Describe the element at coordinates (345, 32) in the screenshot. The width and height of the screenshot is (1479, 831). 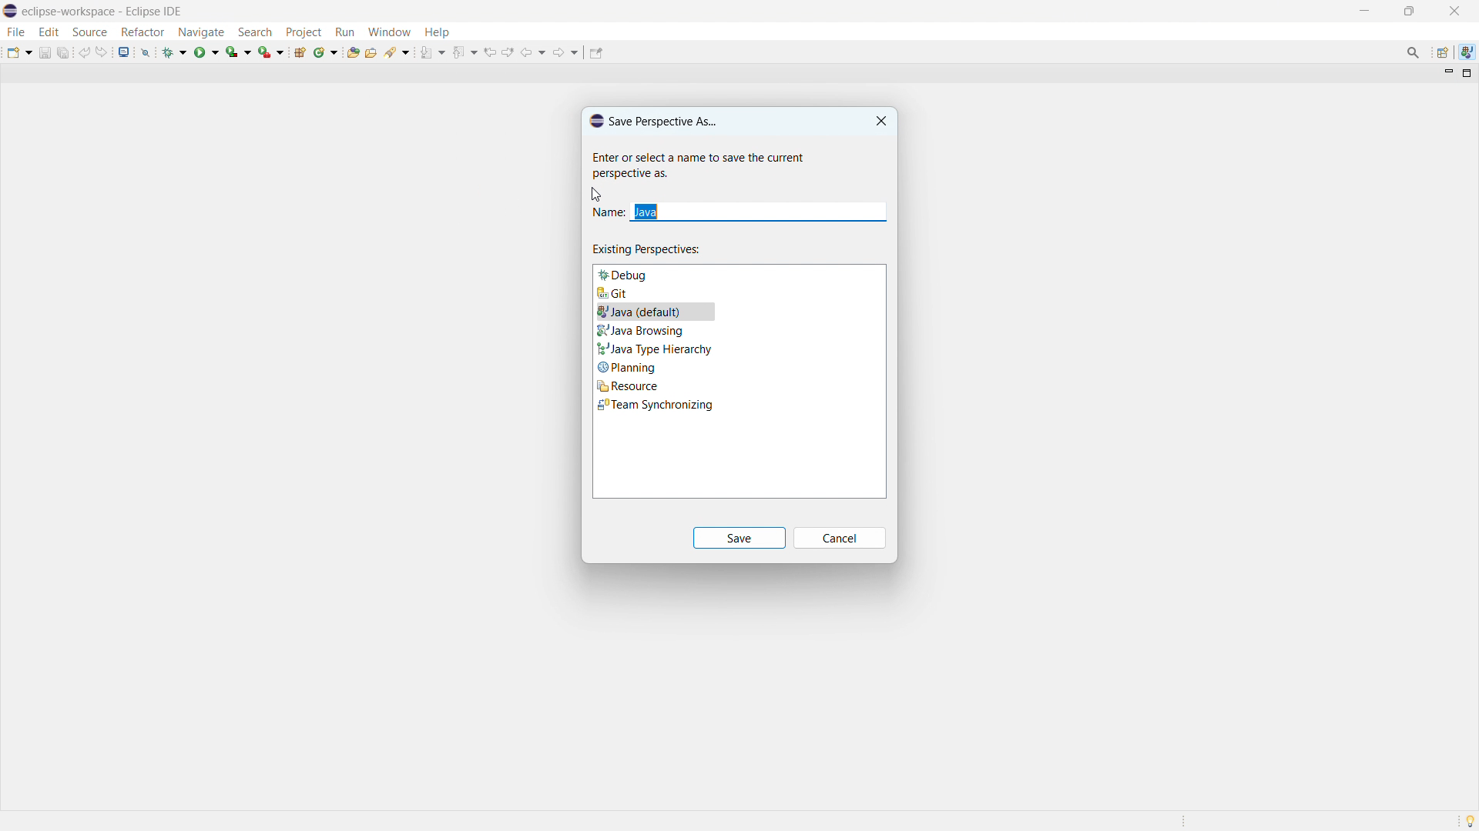
I see `run` at that location.